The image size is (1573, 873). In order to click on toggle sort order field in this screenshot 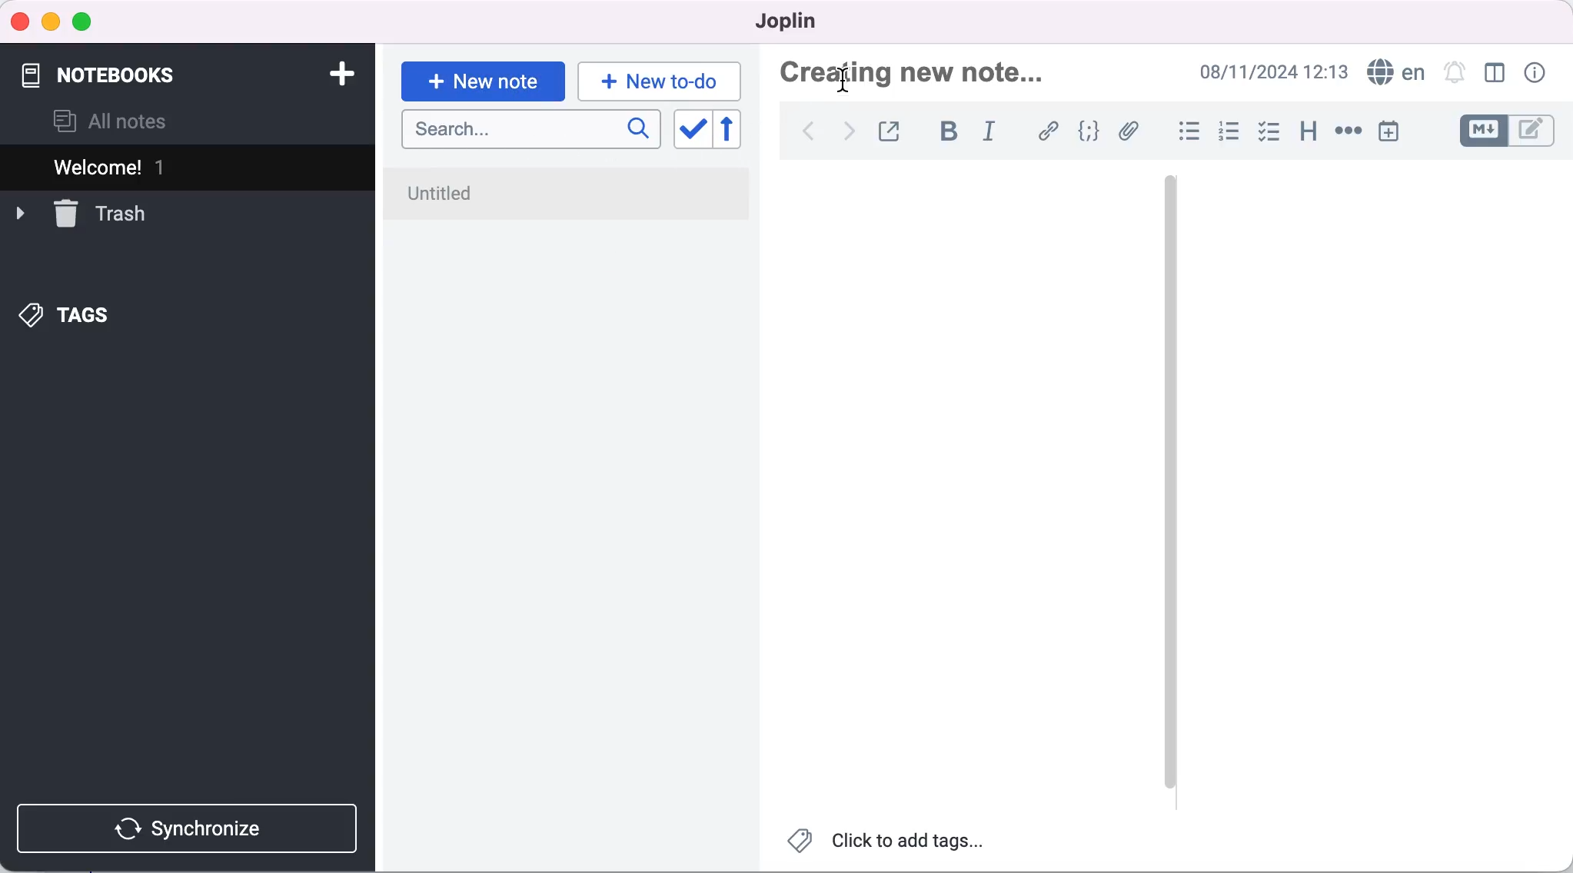, I will do `click(691, 131)`.